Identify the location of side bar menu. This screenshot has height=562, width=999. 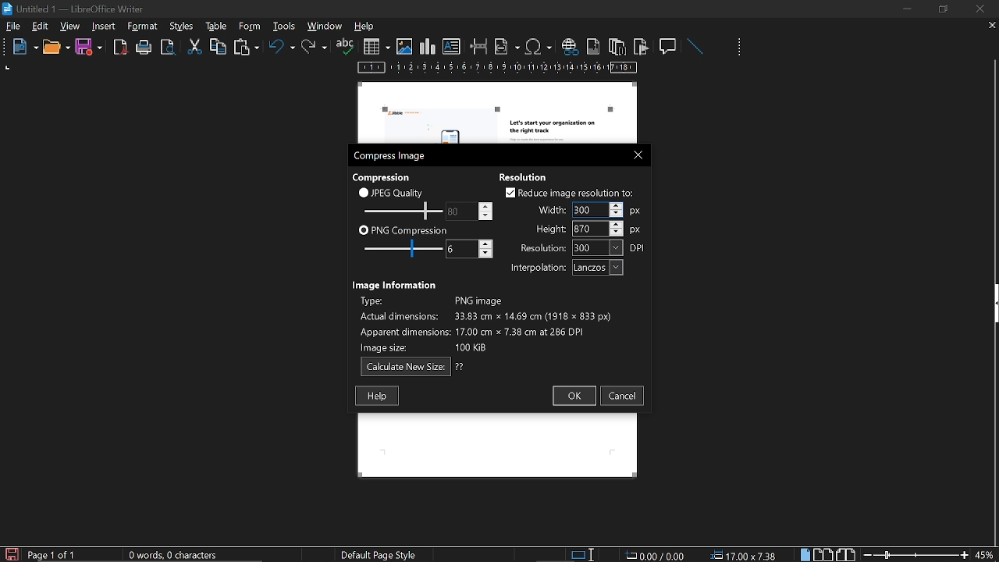
(993, 304).